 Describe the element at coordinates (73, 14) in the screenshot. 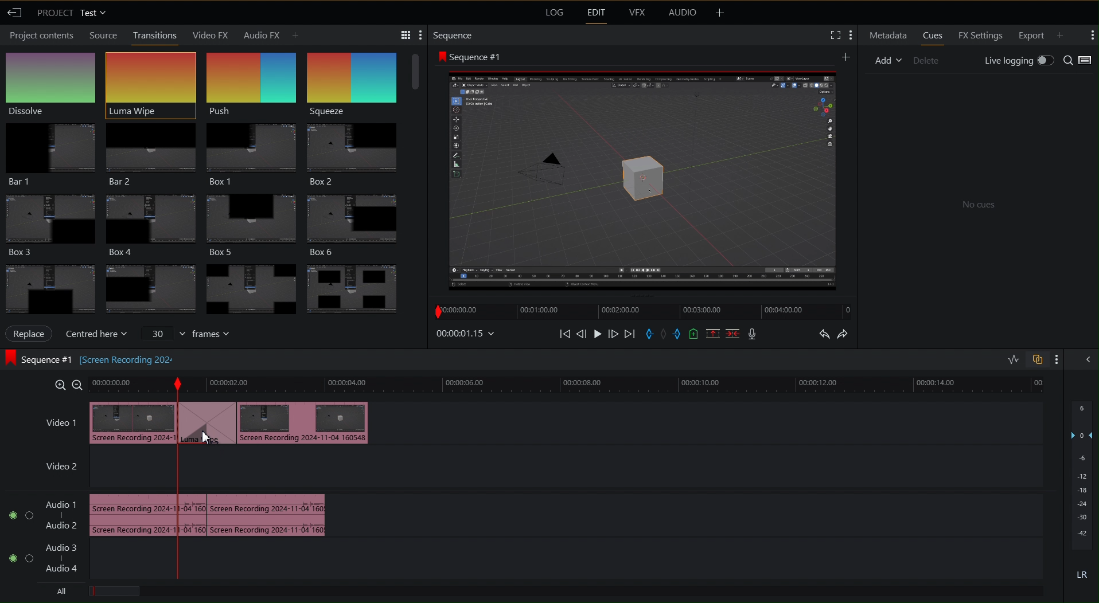

I see `Project Test` at that location.